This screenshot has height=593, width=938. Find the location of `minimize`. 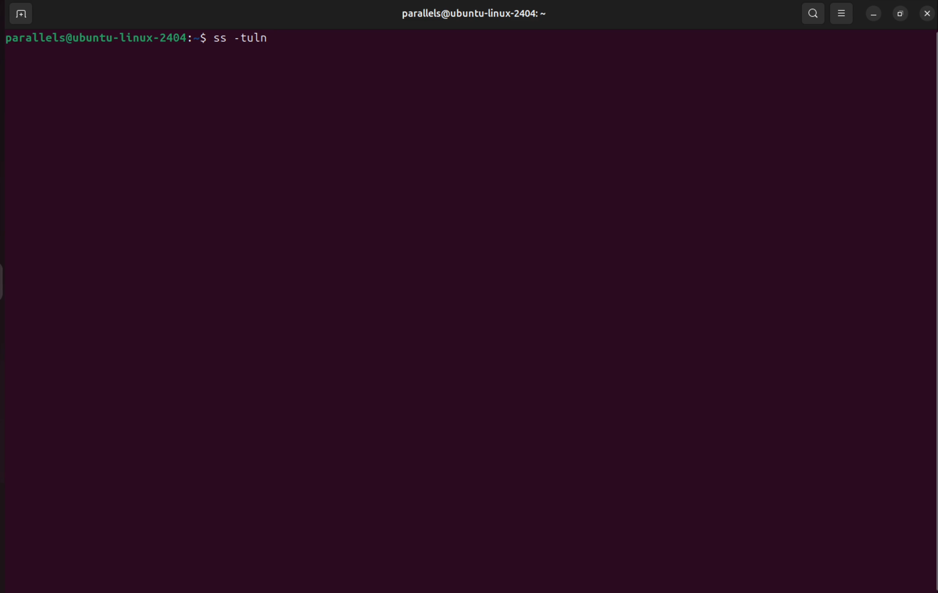

minimize is located at coordinates (874, 14).